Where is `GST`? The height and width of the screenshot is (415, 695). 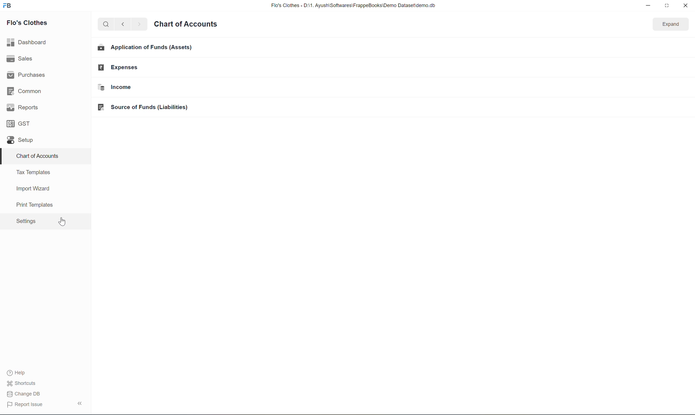
GST is located at coordinates (19, 124).